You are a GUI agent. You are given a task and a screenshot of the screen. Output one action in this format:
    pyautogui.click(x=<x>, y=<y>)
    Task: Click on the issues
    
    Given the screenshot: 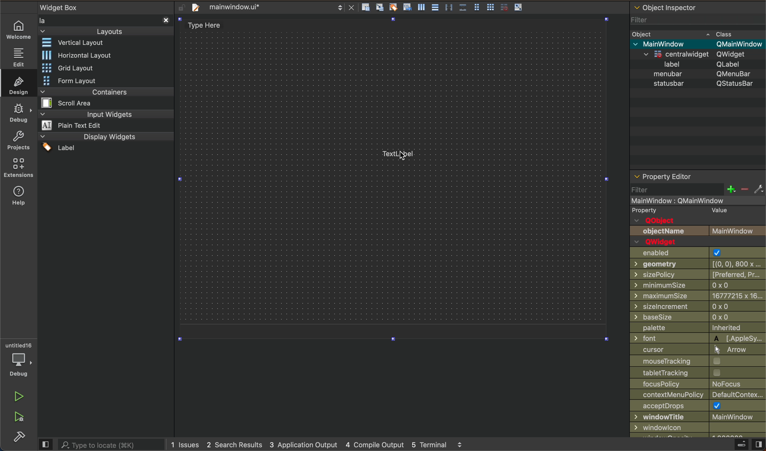 What is the action you would take?
    pyautogui.click(x=184, y=443)
    